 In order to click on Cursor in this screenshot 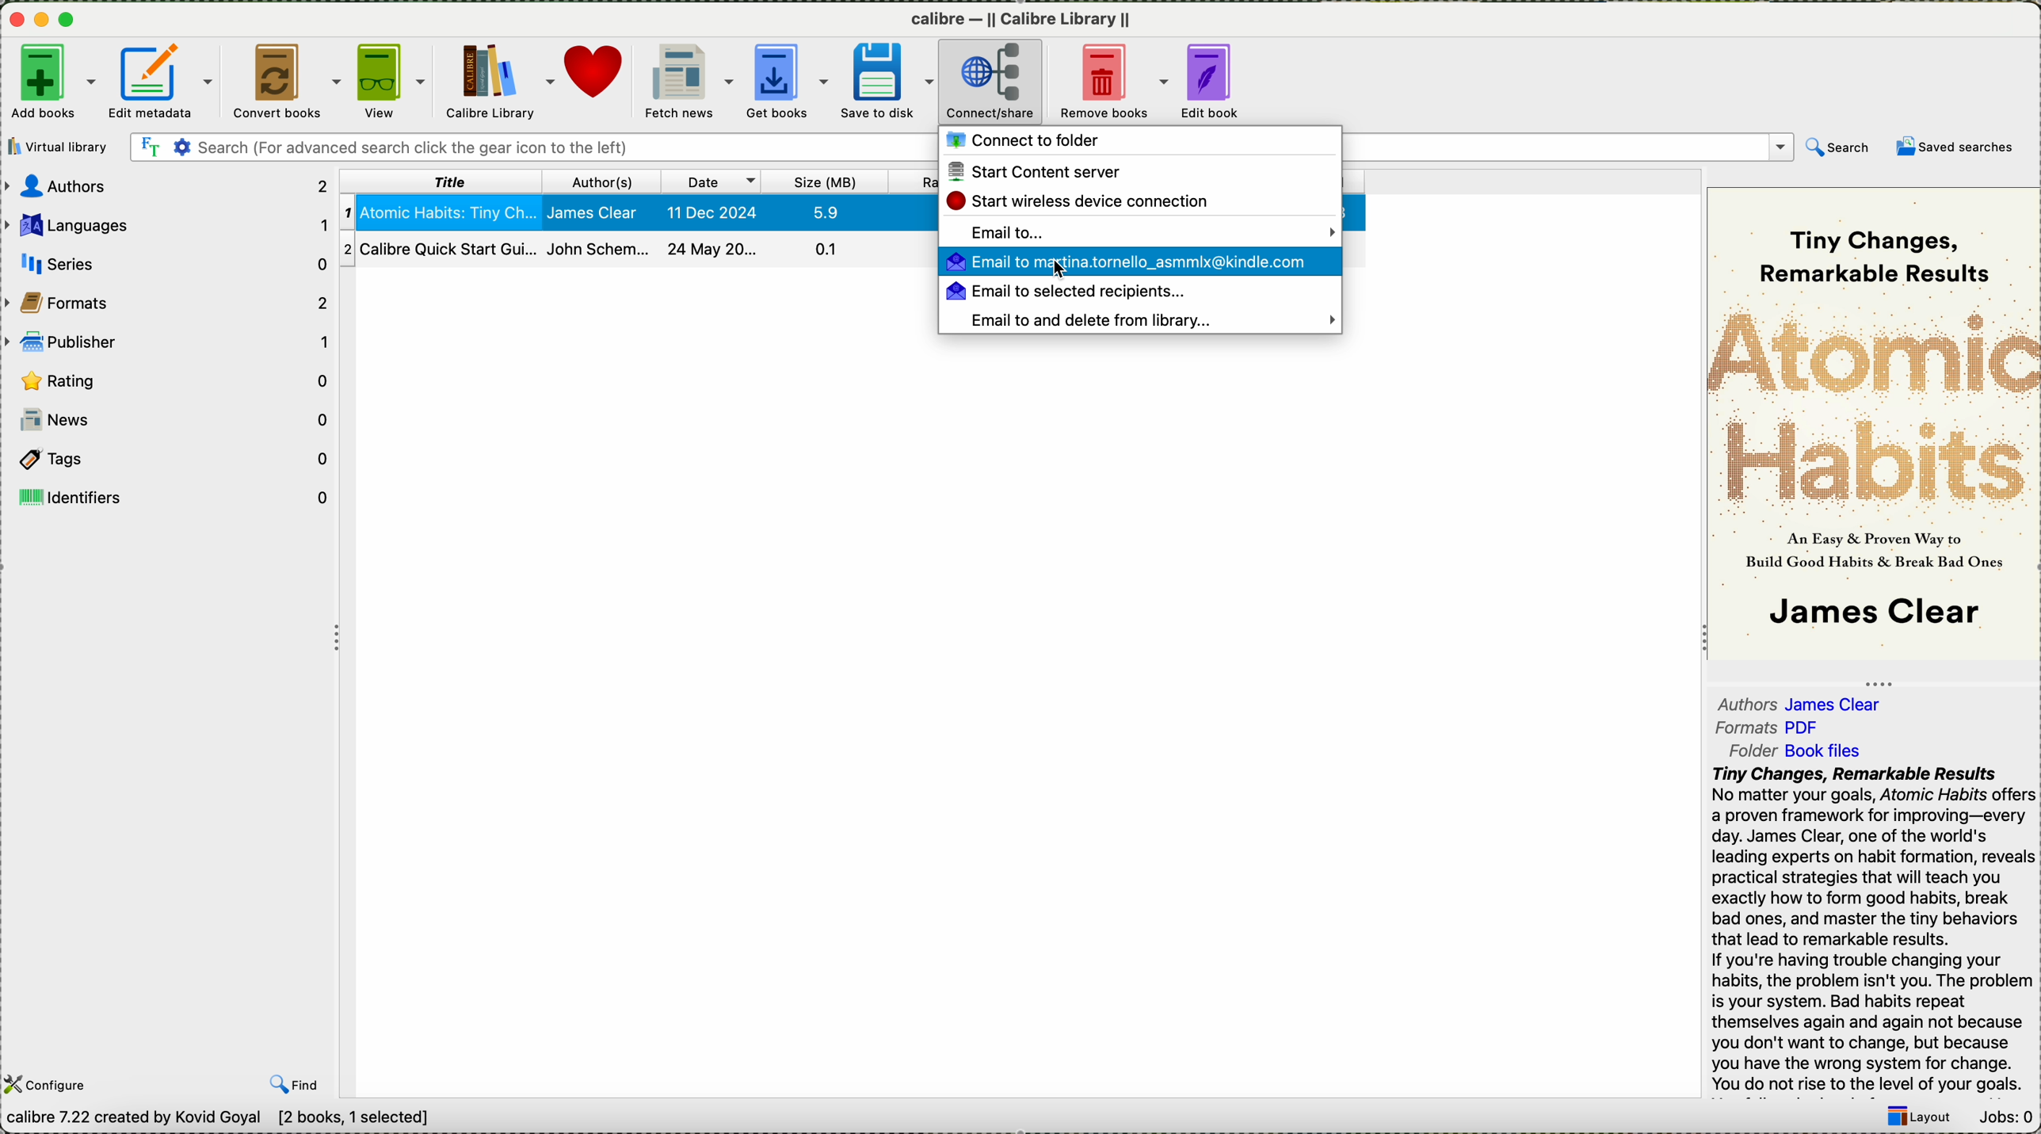, I will do `click(1059, 275)`.